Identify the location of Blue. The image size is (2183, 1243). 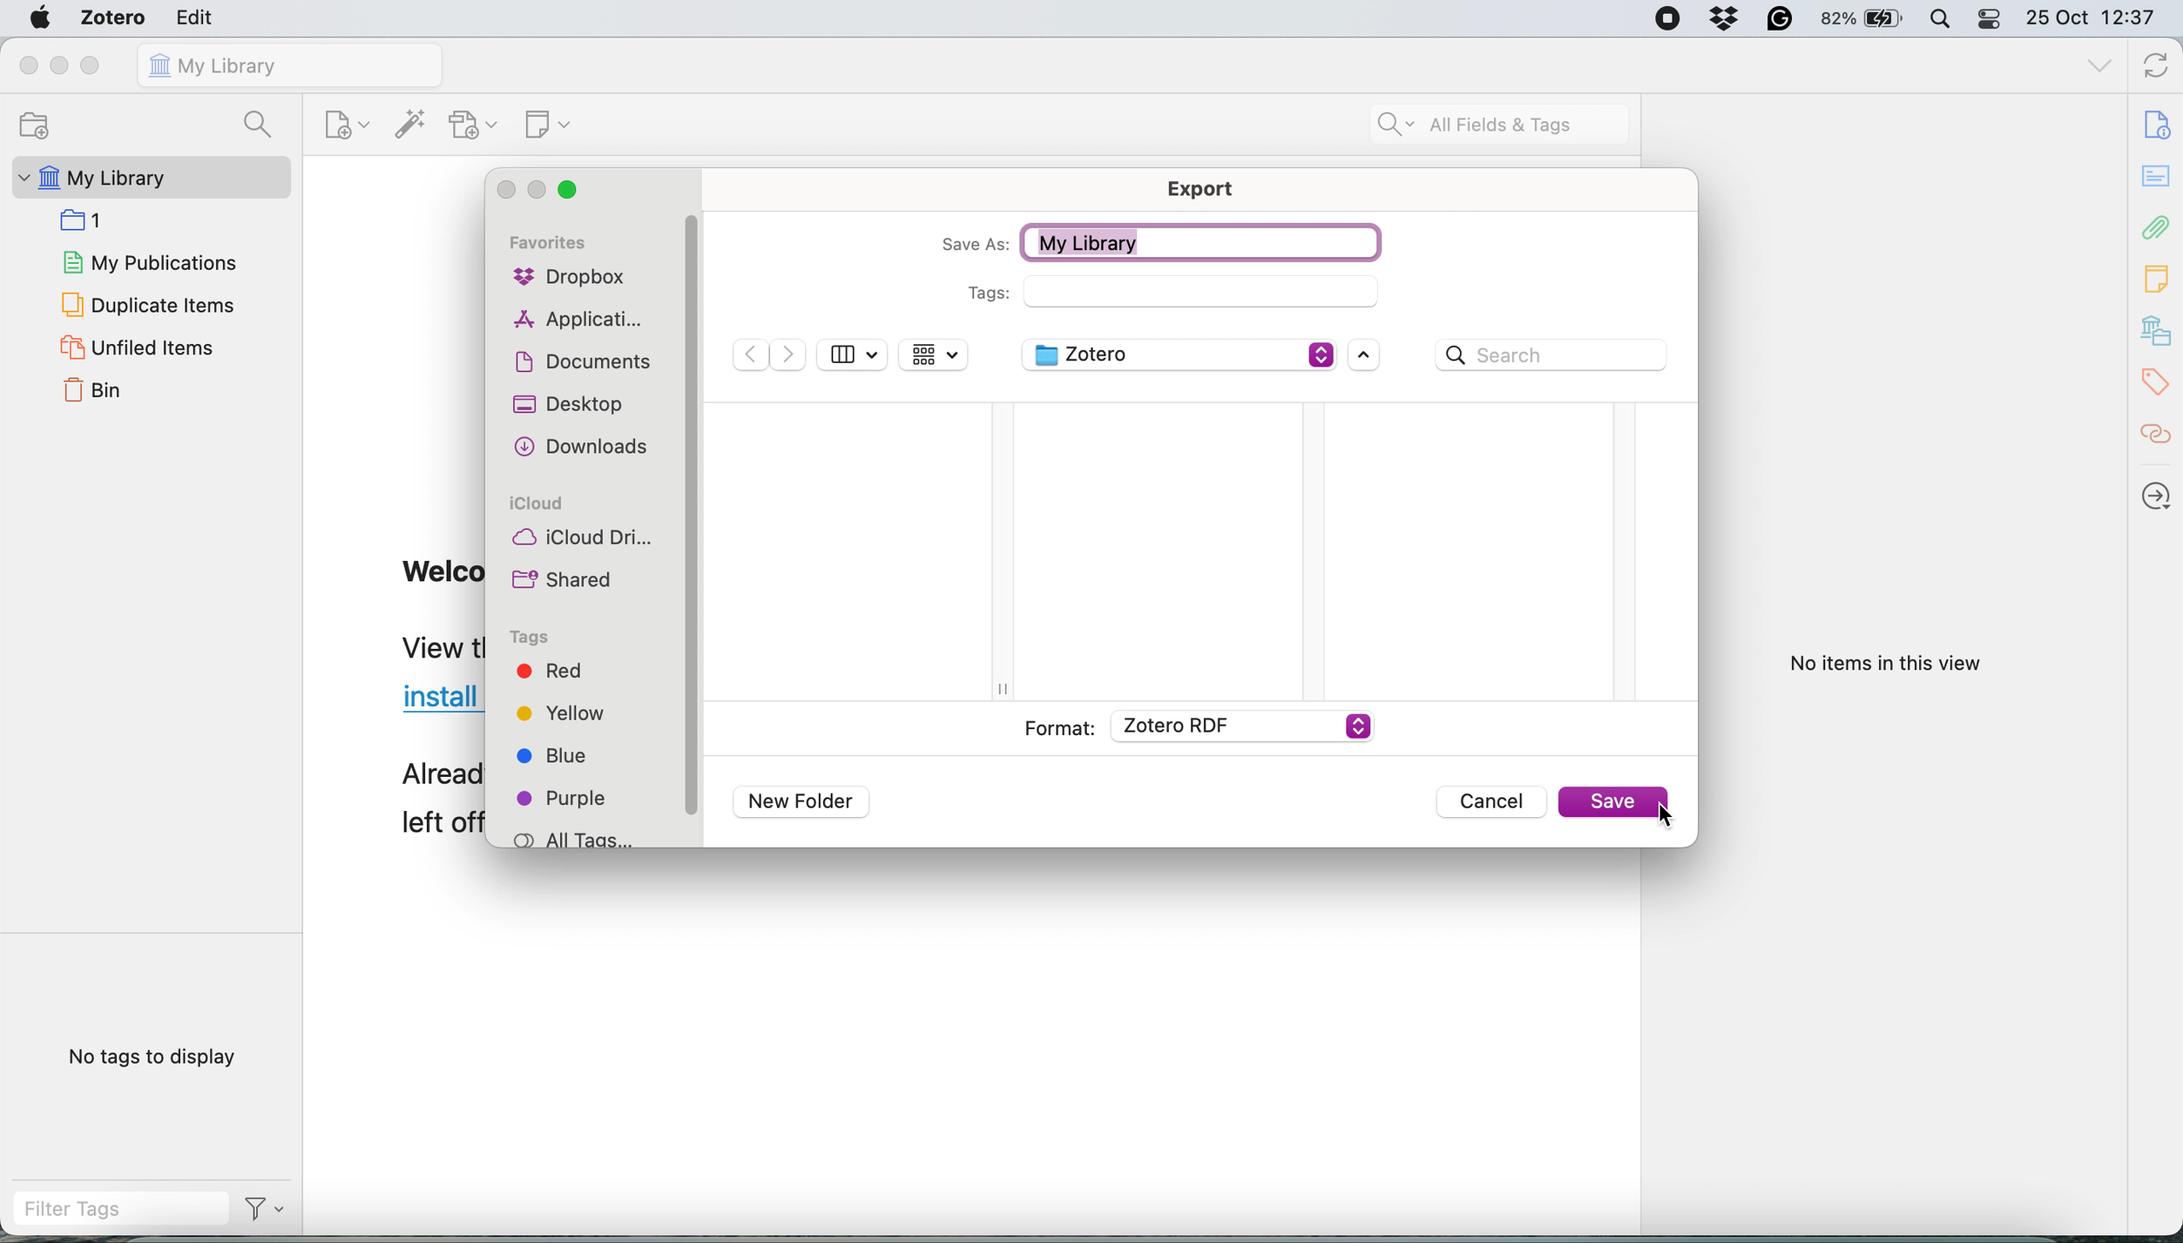
(572, 761).